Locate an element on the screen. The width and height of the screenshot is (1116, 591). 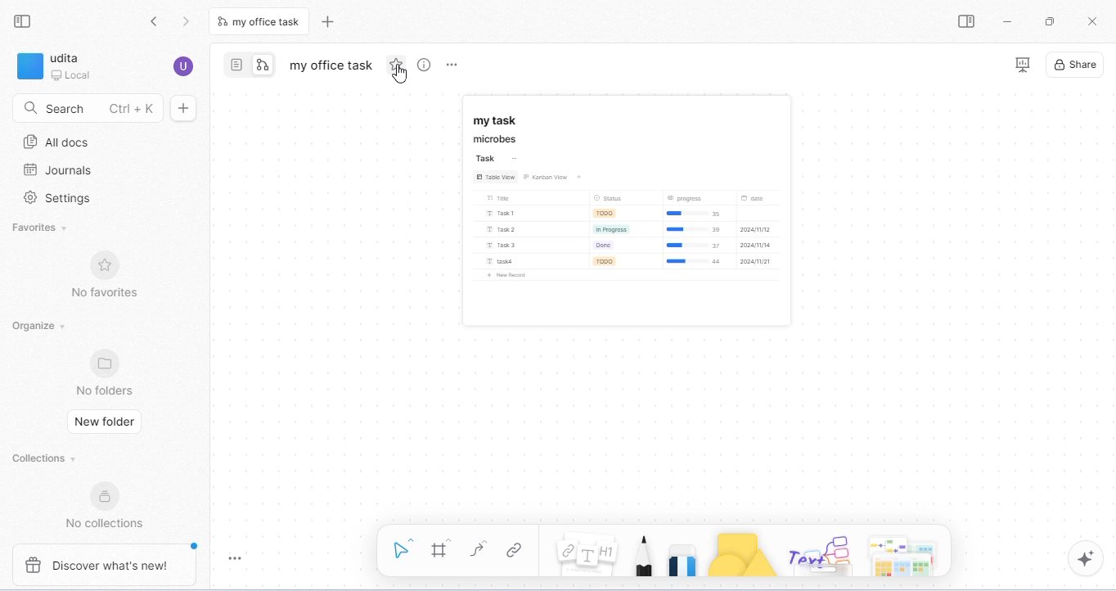
maximize is located at coordinates (1051, 21).